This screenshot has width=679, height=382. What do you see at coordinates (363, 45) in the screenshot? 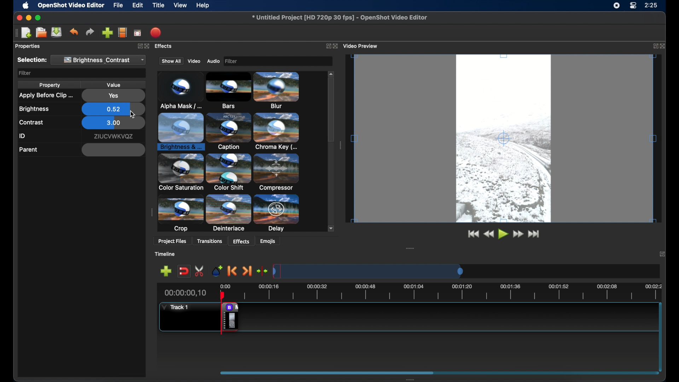
I see `video preview` at bounding box center [363, 45].